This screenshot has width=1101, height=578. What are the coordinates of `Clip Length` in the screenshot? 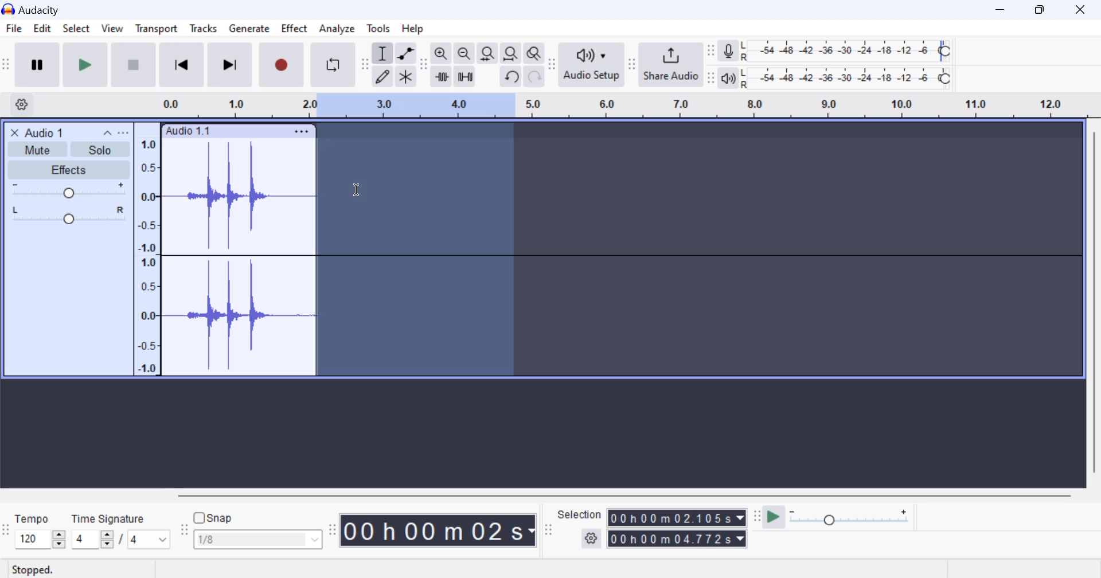 It's located at (440, 530).